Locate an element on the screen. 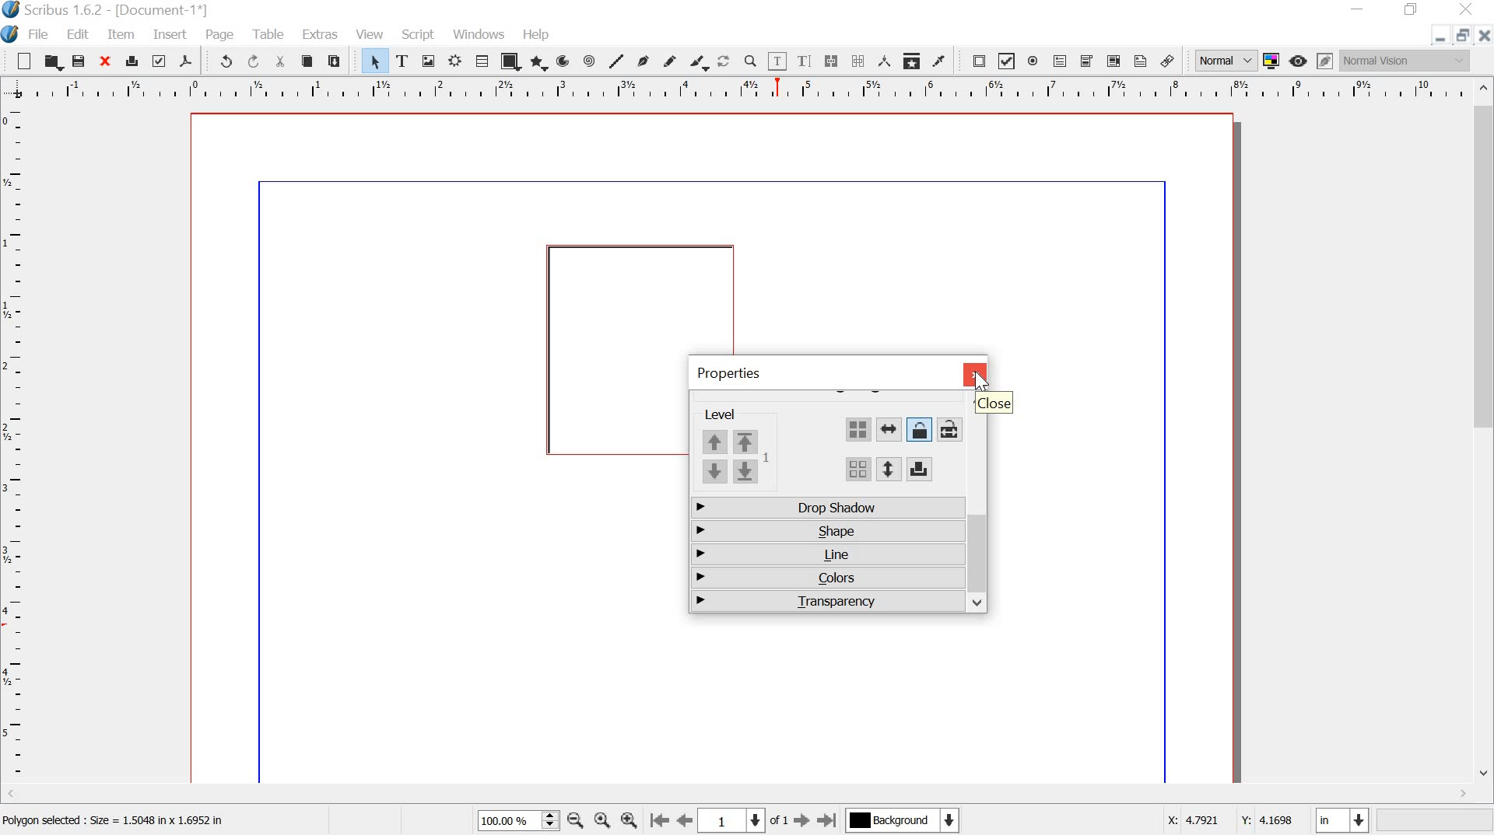 Image resolution: width=1494 pixels, height=835 pixels. pdf radio button is located at coordinates (1036, 62).